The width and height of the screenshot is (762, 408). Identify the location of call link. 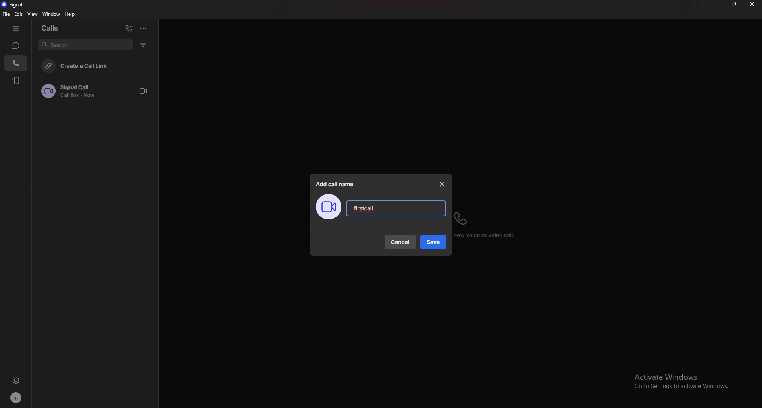
(98, 91).